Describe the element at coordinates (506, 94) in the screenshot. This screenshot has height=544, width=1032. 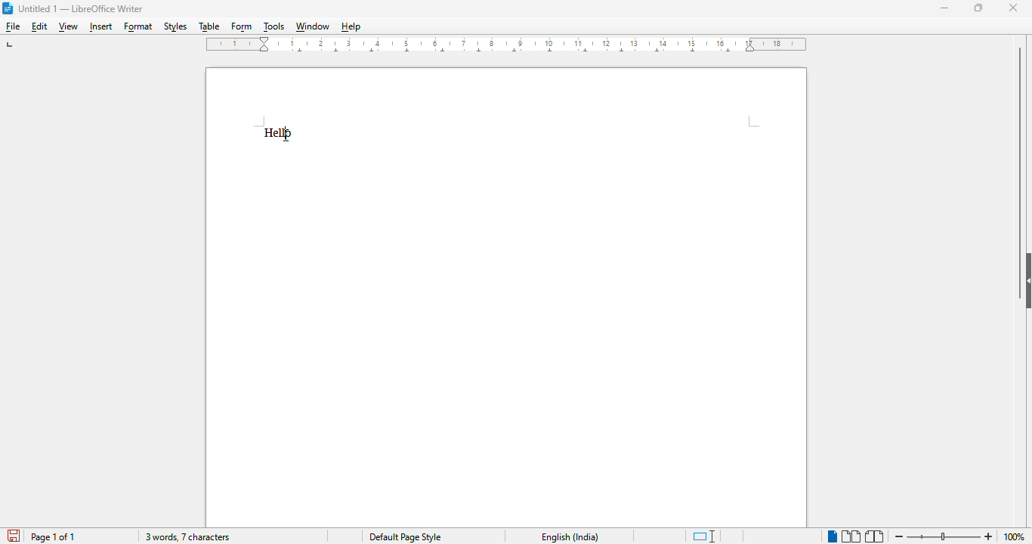
I see `workspace` at that location.